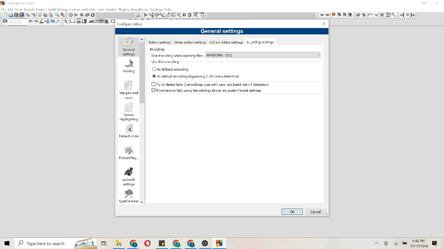 This screenshot has width=444, height=249. Describe the element at coordinates (75, 10) in the screenshot. I see `Fortran` at that location.